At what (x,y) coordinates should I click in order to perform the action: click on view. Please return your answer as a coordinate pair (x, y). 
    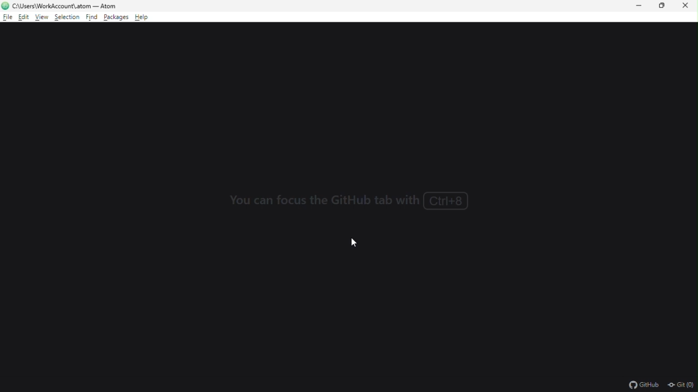
    Looking at the image, I should click on (43, 17).